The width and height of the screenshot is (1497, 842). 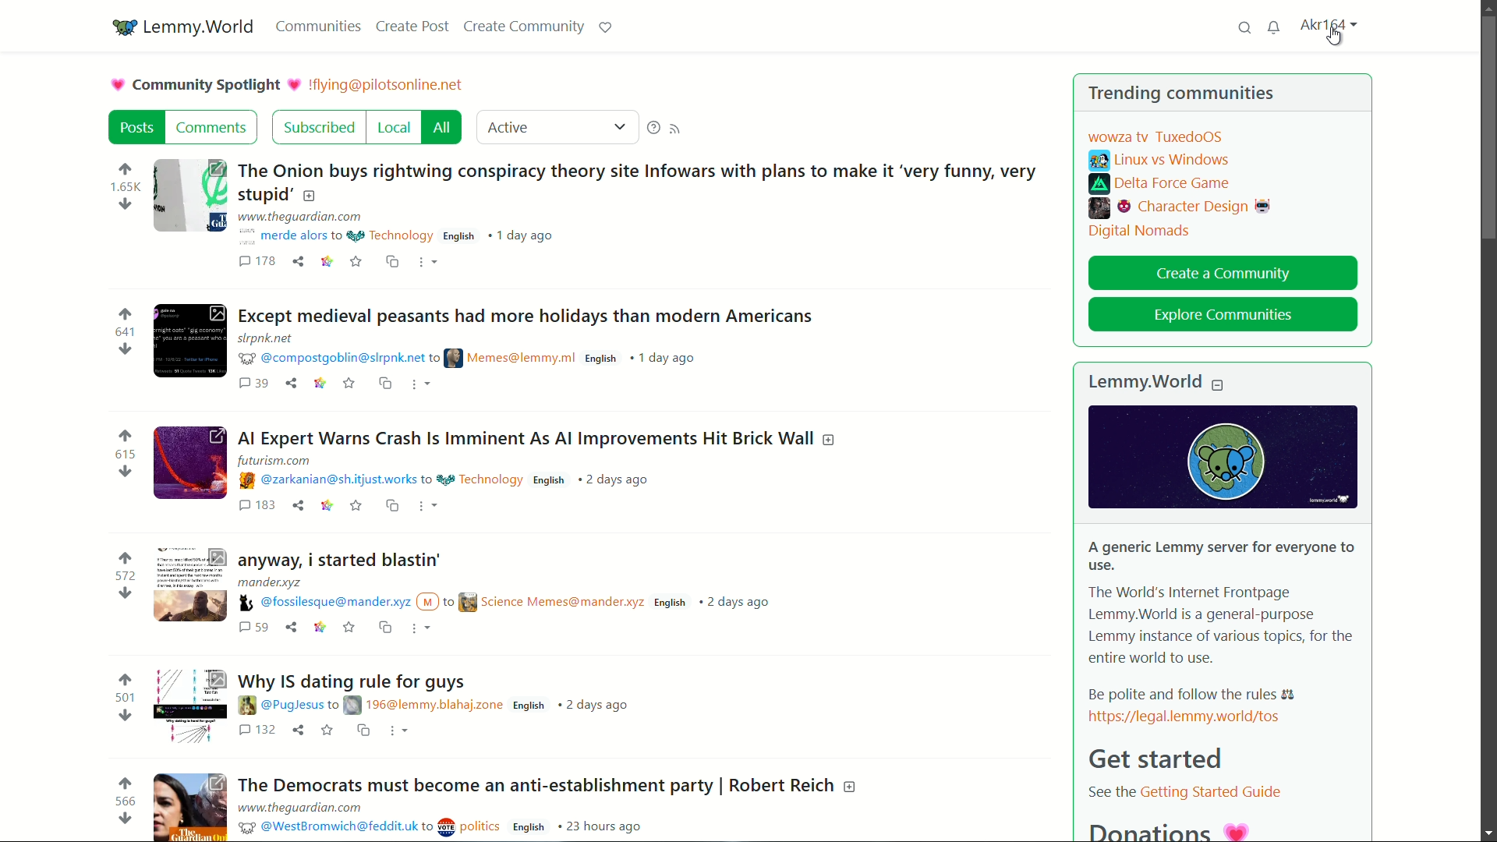 What do you see at coordinates (384, 625) in the screenshot?
I see `cs` at bounding box center [384, 625].